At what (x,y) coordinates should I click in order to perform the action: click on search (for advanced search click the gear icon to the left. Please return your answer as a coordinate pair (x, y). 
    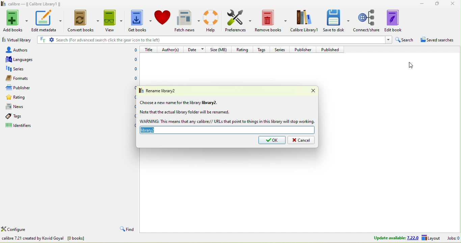
    Looking at the image, I should click on (213, 40).